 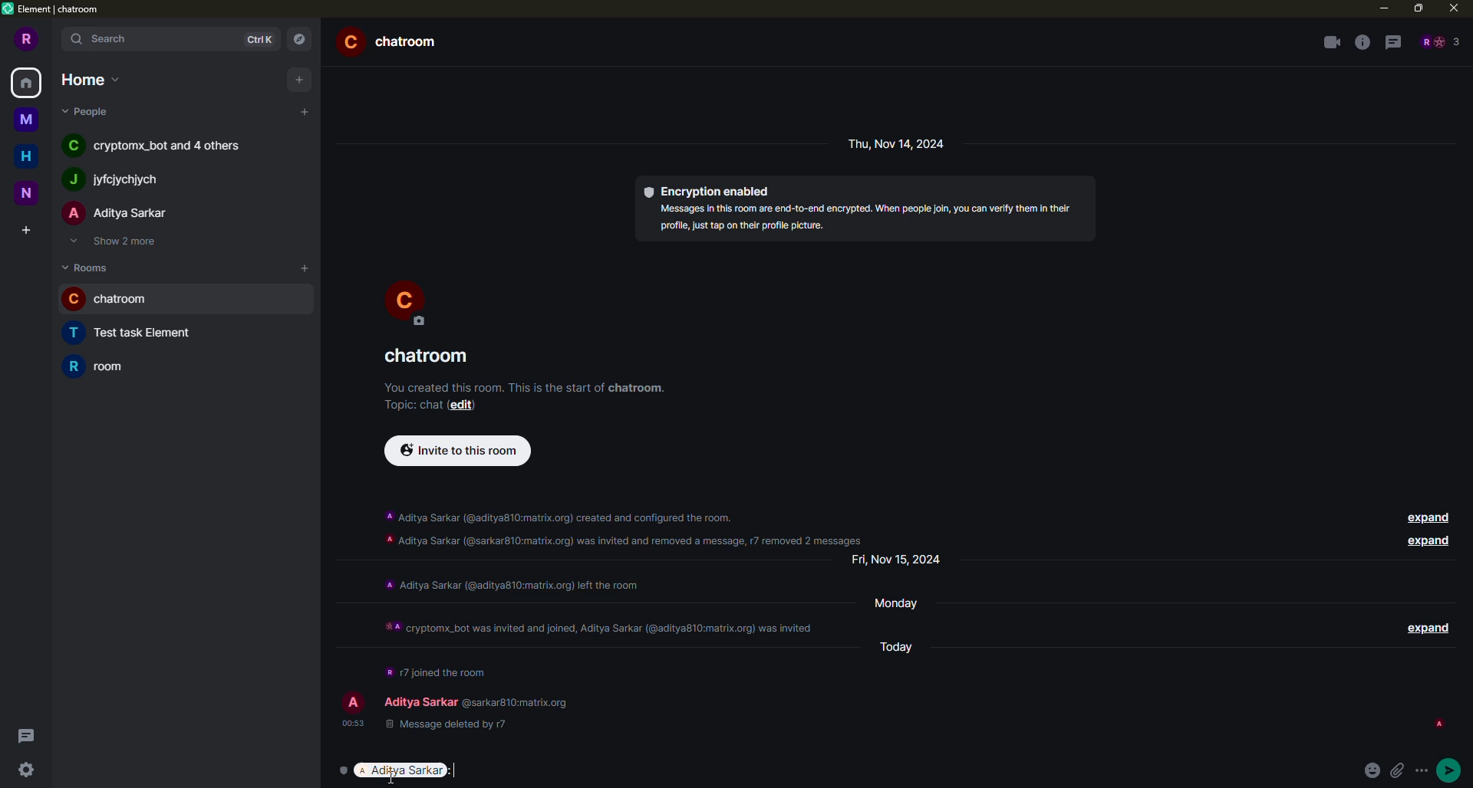 I want to click on edit, so click(x=467, y=405).